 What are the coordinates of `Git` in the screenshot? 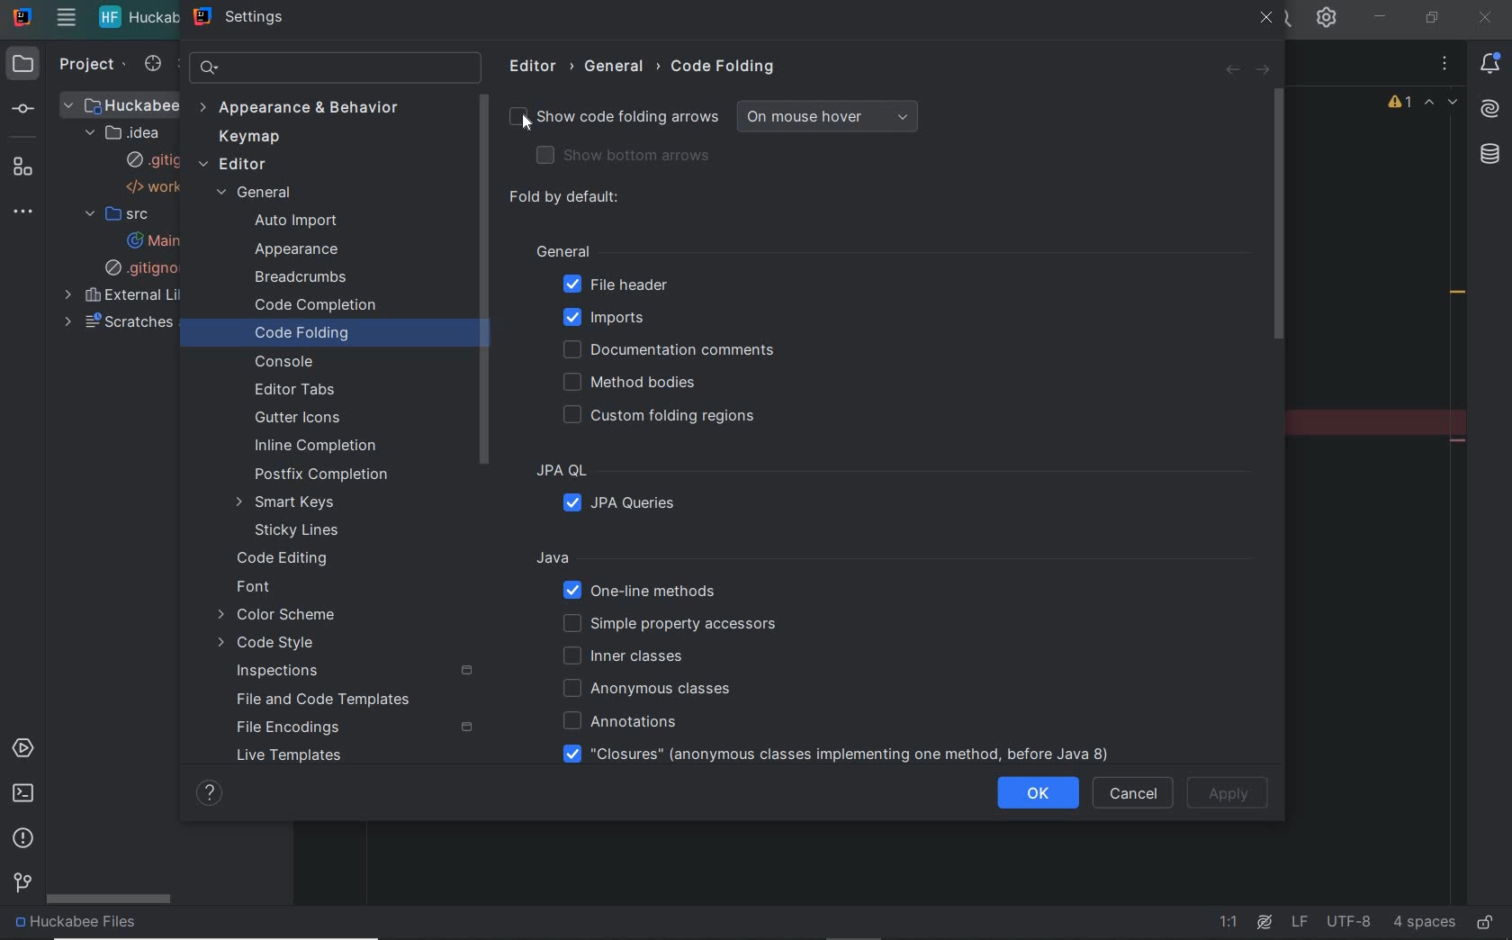 It's located at (21, 885).